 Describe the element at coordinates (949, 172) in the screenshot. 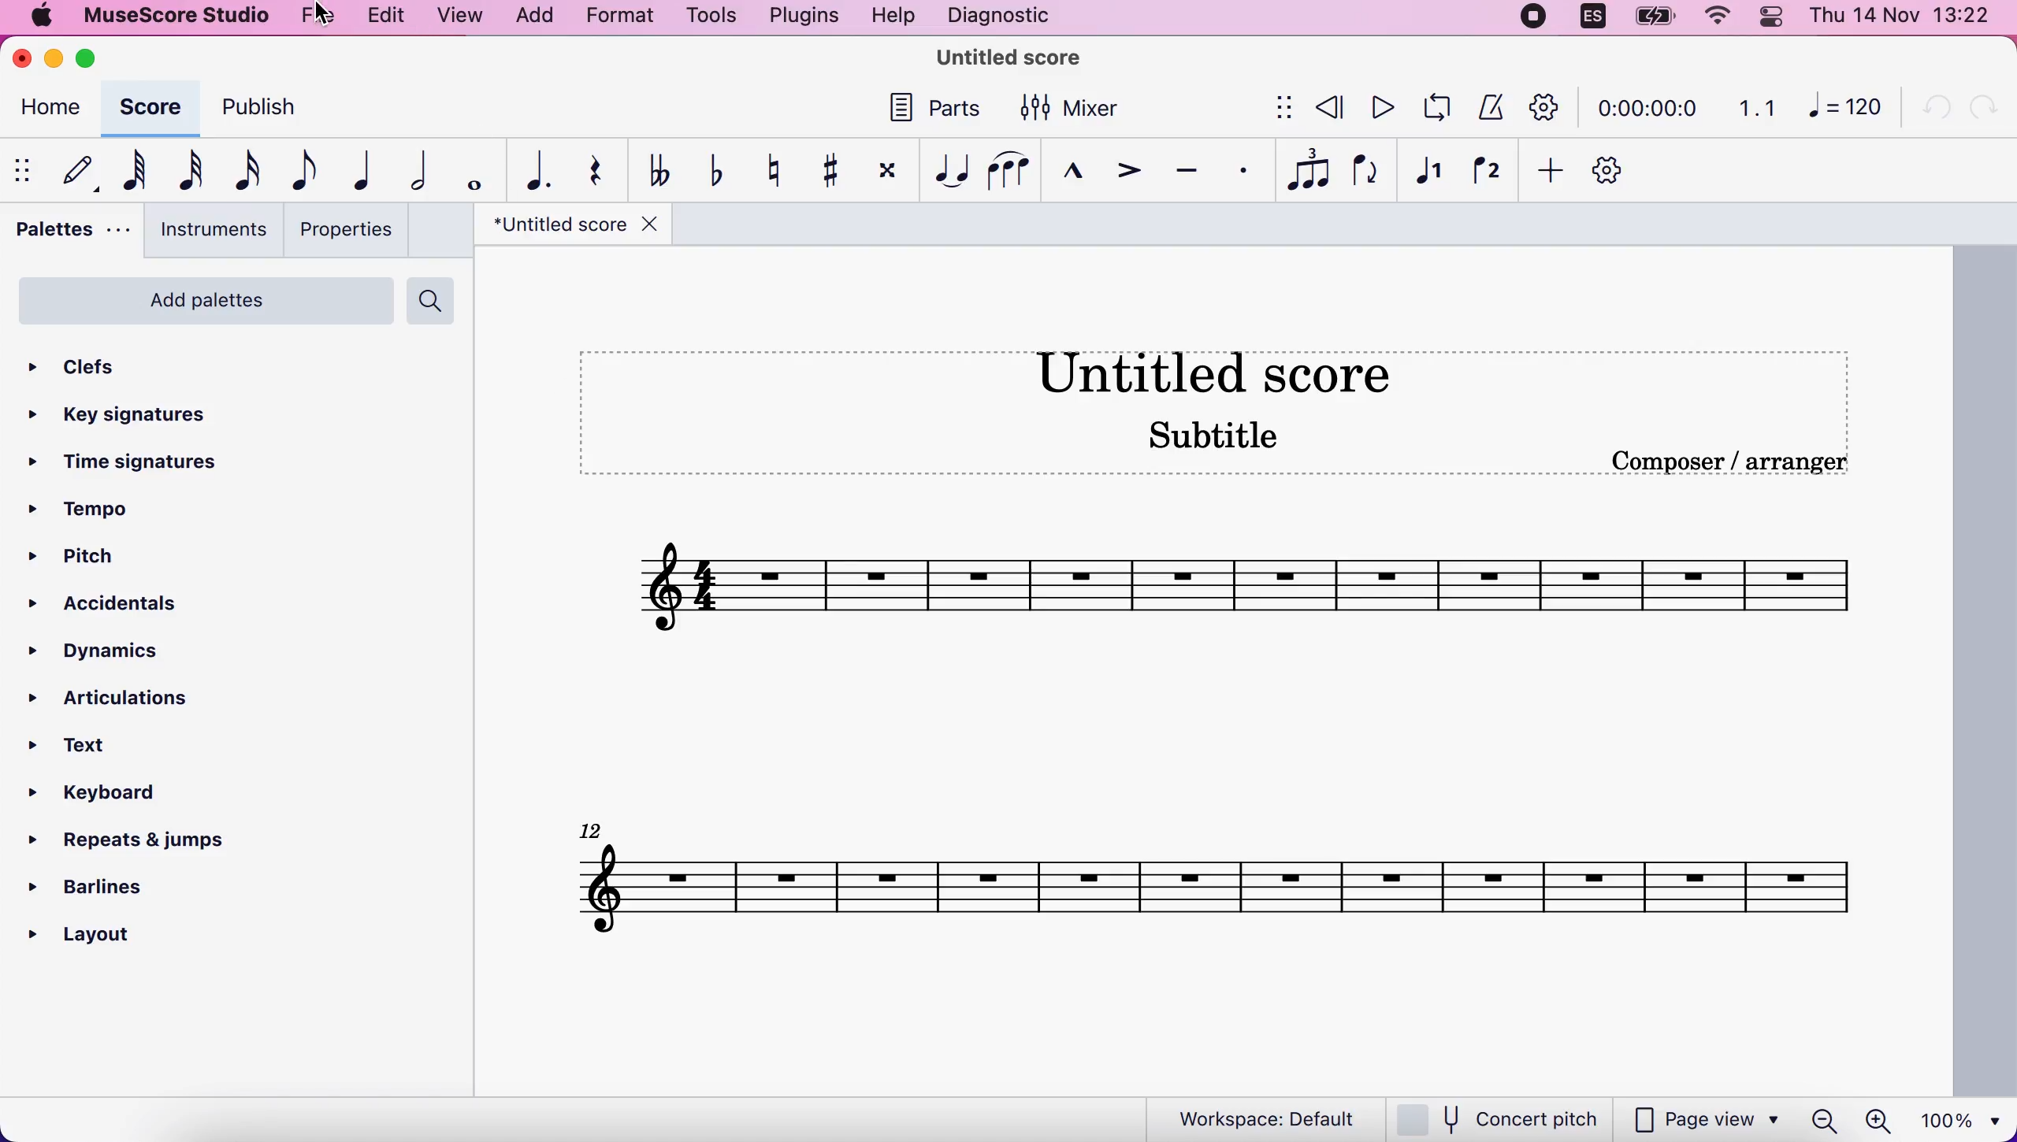

I see `tie` at that location.